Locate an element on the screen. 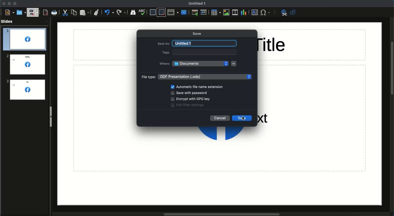 The height and width of the screenshot is (216, 394). Chart is located at coordinates (243, 13).